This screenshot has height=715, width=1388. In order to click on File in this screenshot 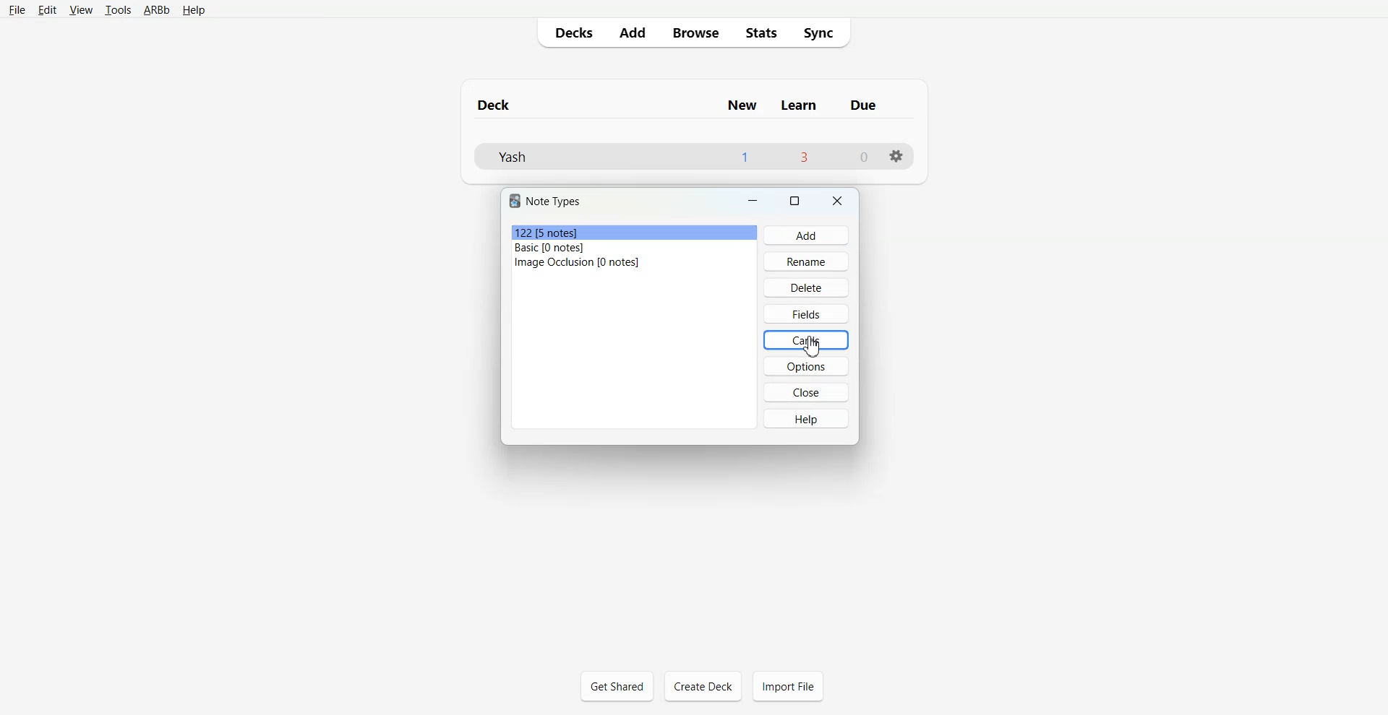, I will do `click(17, 10)`.